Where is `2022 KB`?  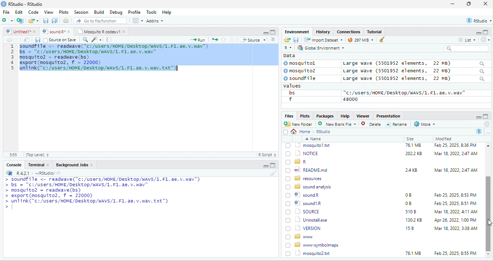
2022 KB is located at coordinates (414, 197).